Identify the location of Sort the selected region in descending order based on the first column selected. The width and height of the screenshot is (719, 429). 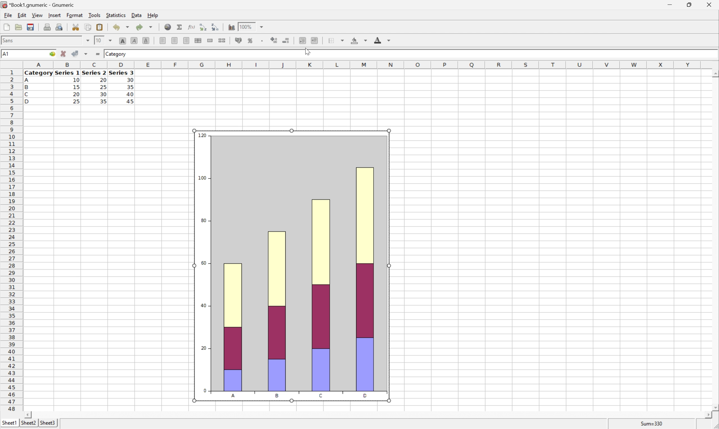
(214, 27).